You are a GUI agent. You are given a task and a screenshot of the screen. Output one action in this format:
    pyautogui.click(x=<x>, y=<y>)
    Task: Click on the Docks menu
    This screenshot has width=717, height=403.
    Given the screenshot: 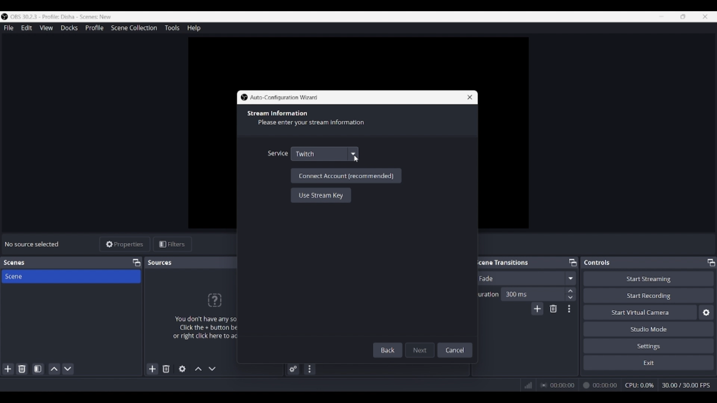 What is the action you would take?
    pyautogui.click(x=69, y=28)
    